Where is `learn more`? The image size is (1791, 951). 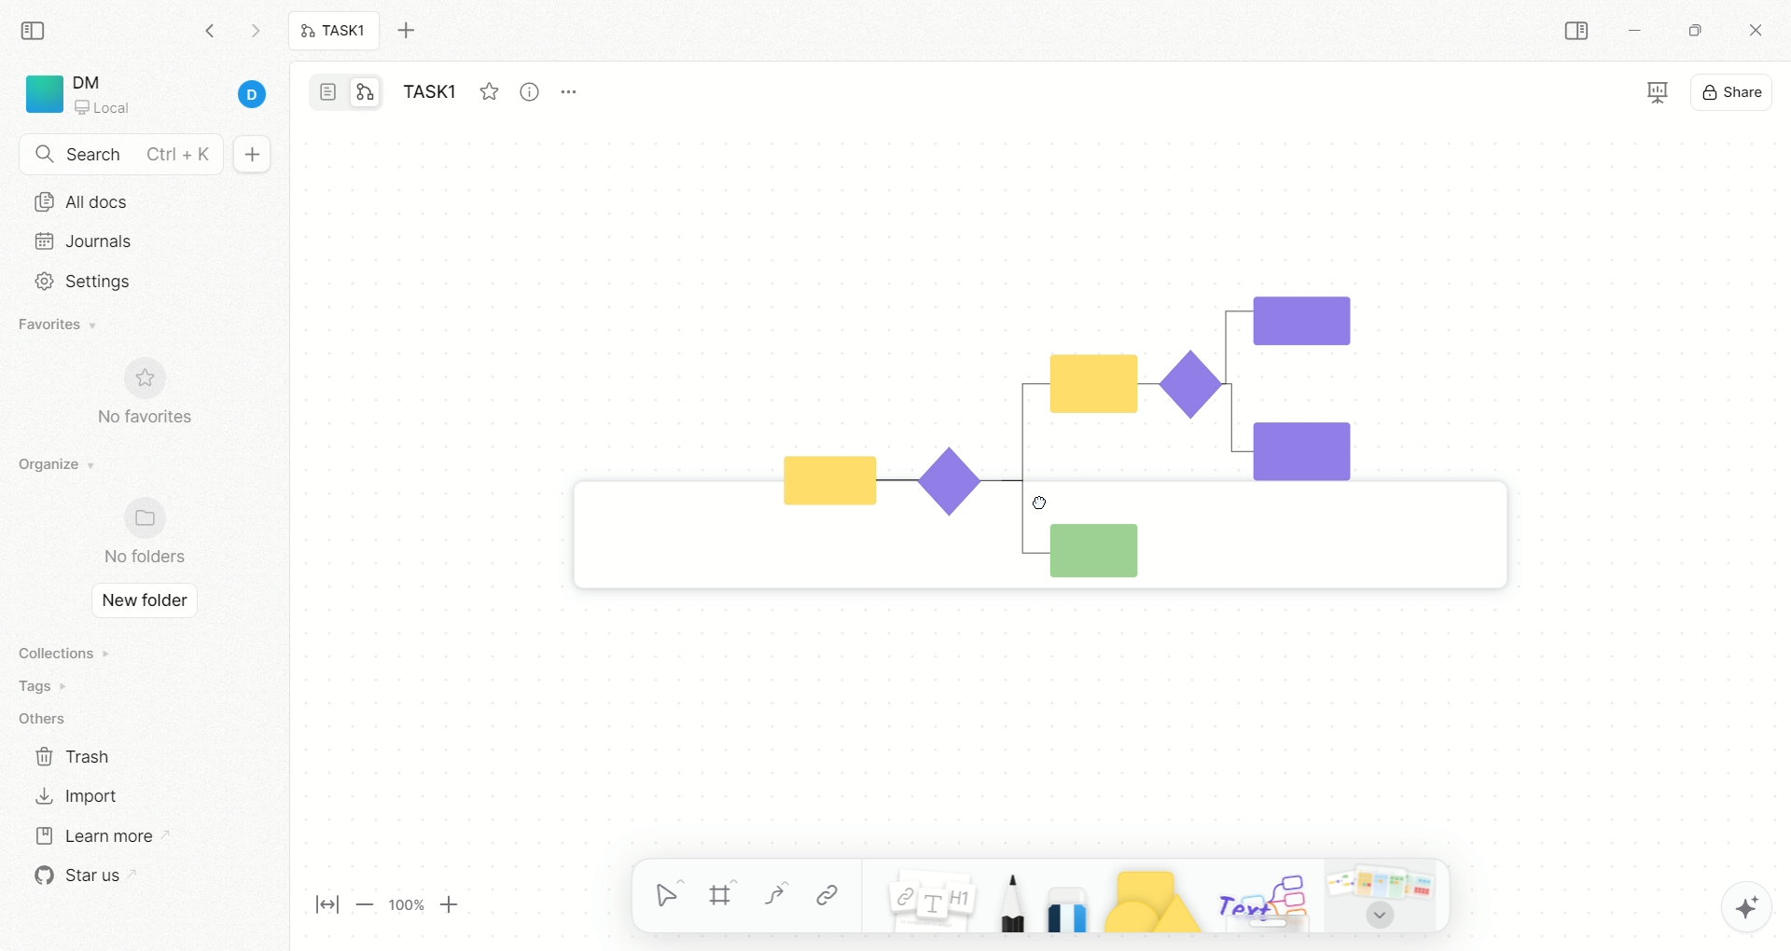 learn more is located at coordinates (92, 834).